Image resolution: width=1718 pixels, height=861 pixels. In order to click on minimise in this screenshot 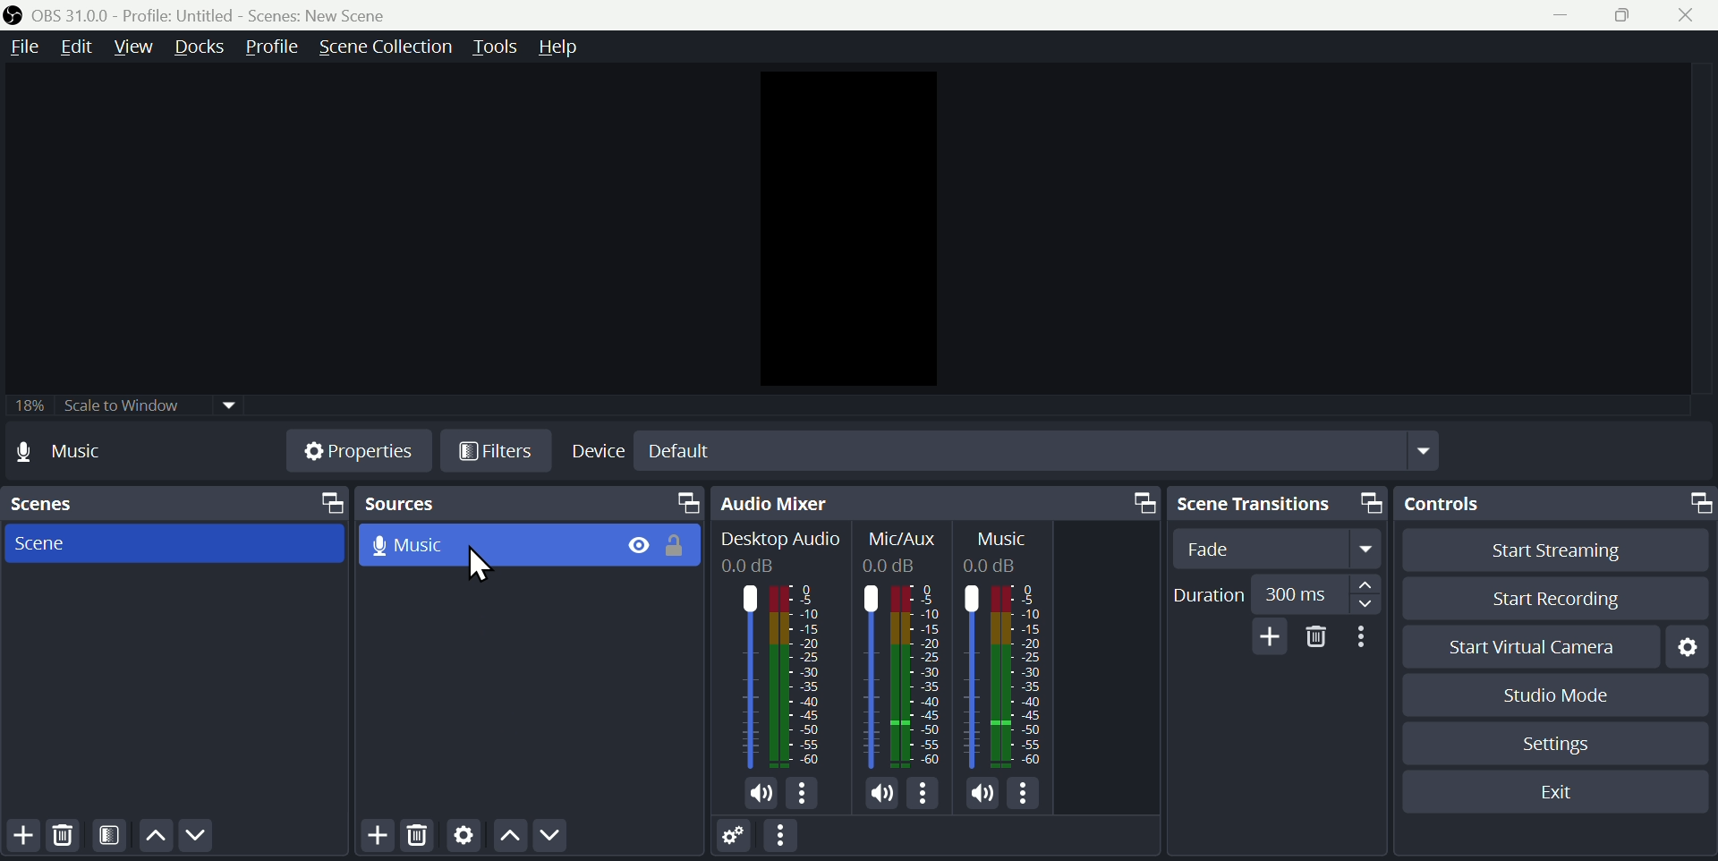, I will do `click(1561, 19)`.